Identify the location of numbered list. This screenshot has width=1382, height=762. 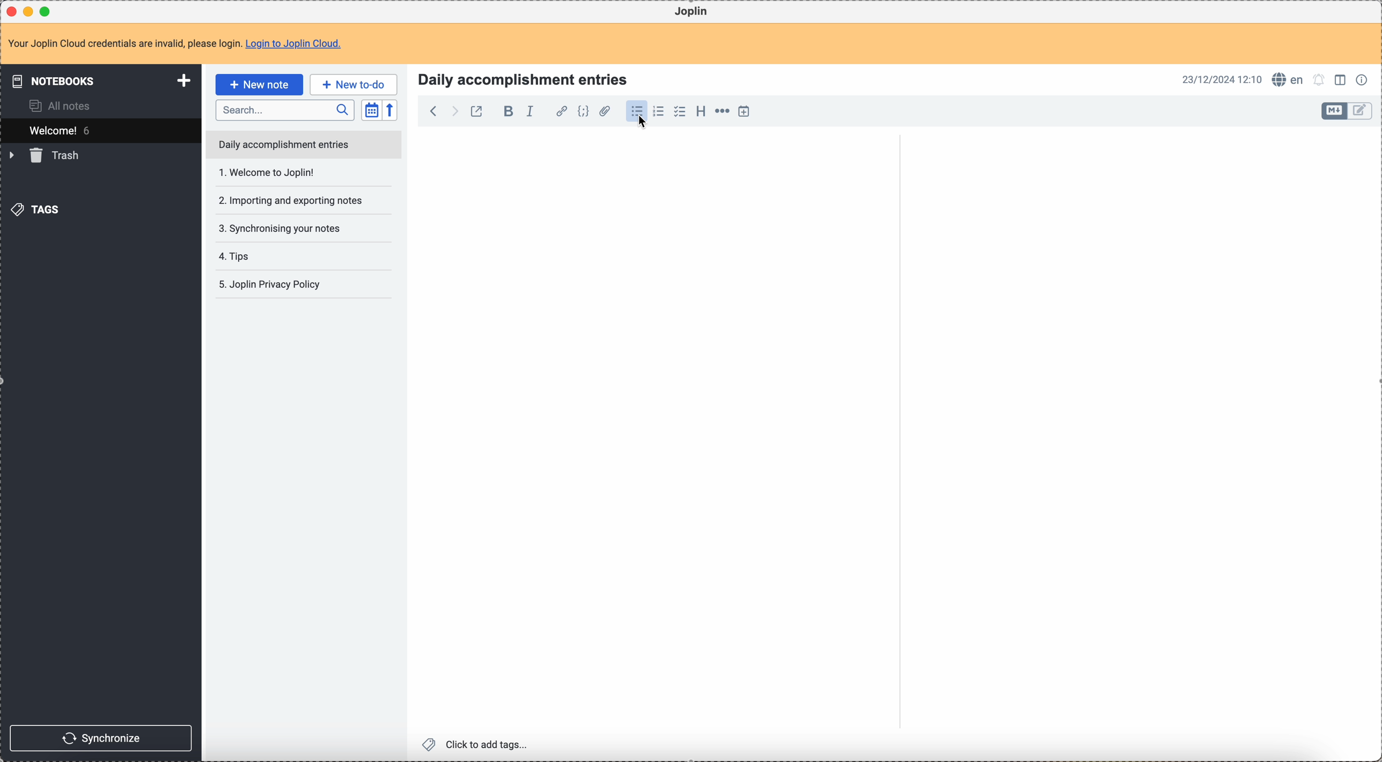
(658, 113).